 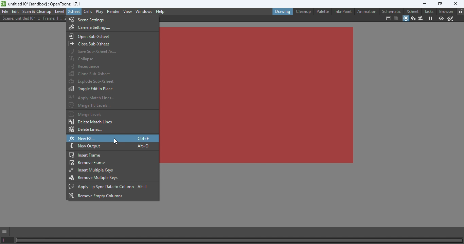 What do you see at coordinates (90, 19) in the screenshot?
I see `Scene settings` at bounding box center [90, 19].